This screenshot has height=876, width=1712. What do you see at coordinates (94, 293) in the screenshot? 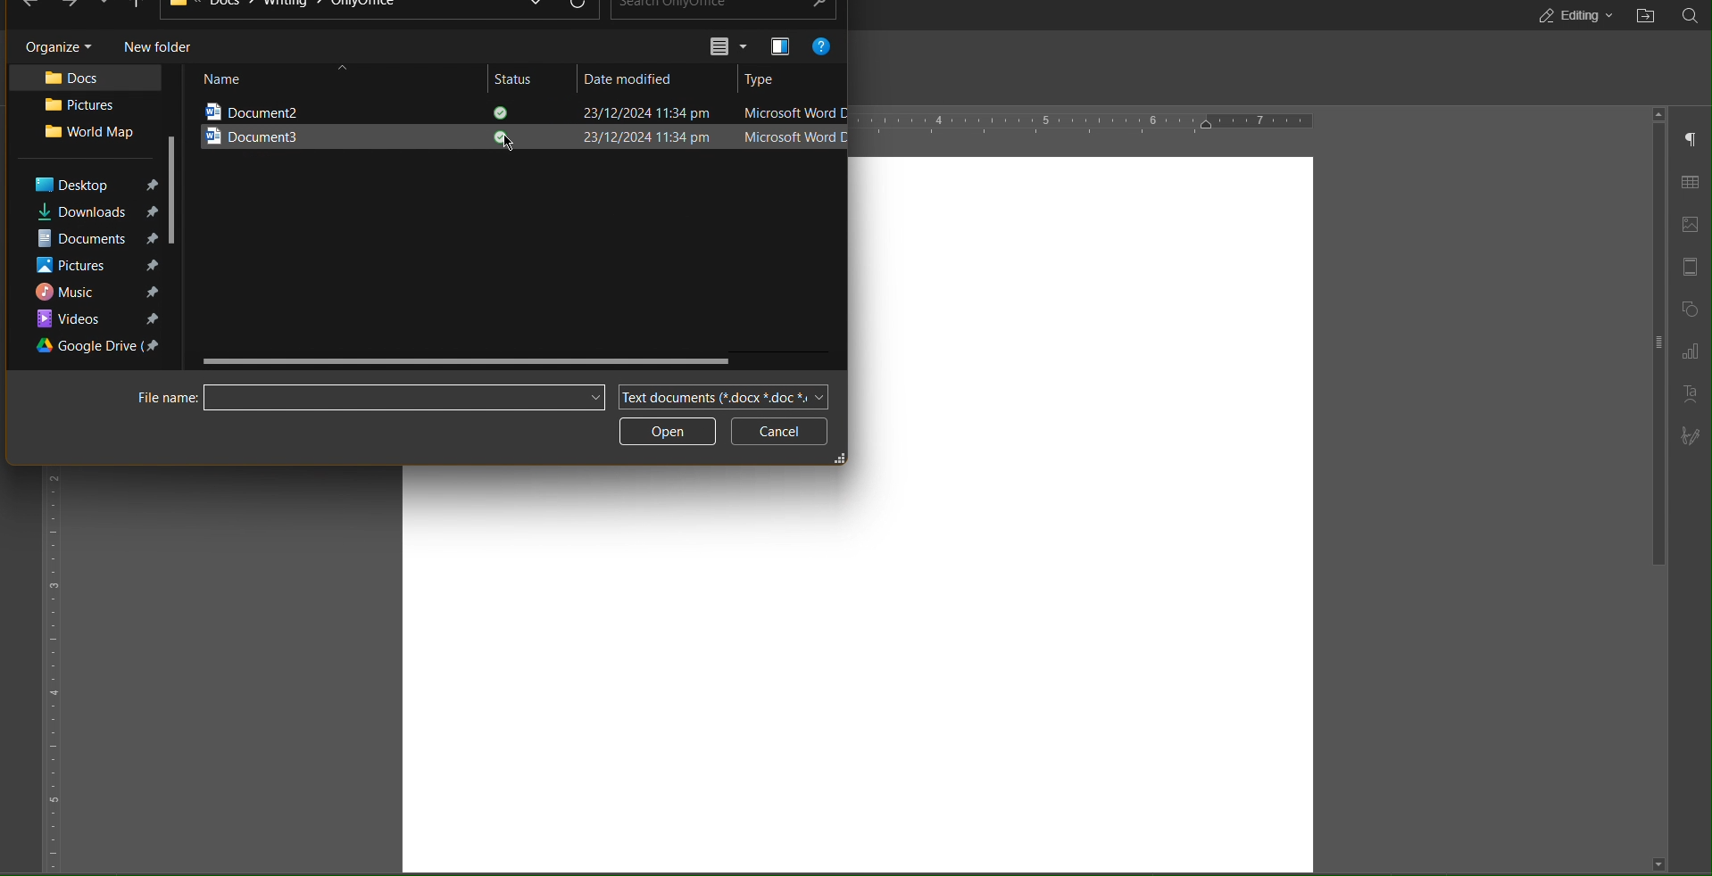
I see `Music` at bounding box center [94, 293].